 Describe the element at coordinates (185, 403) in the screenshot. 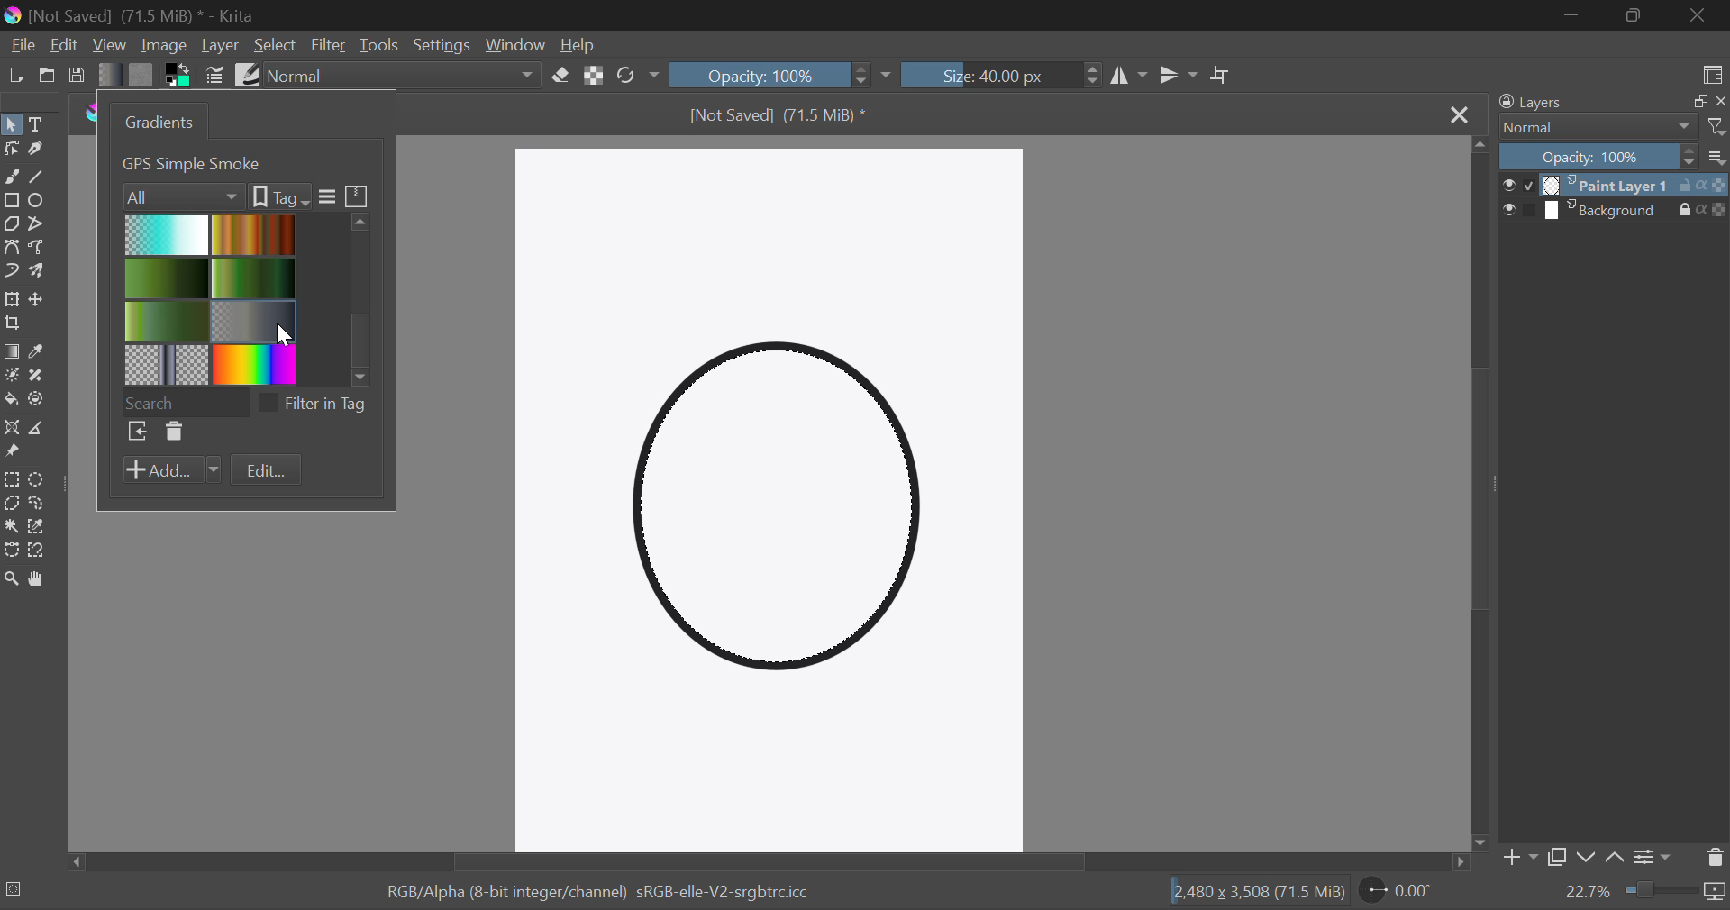

I see `Search` at that location.